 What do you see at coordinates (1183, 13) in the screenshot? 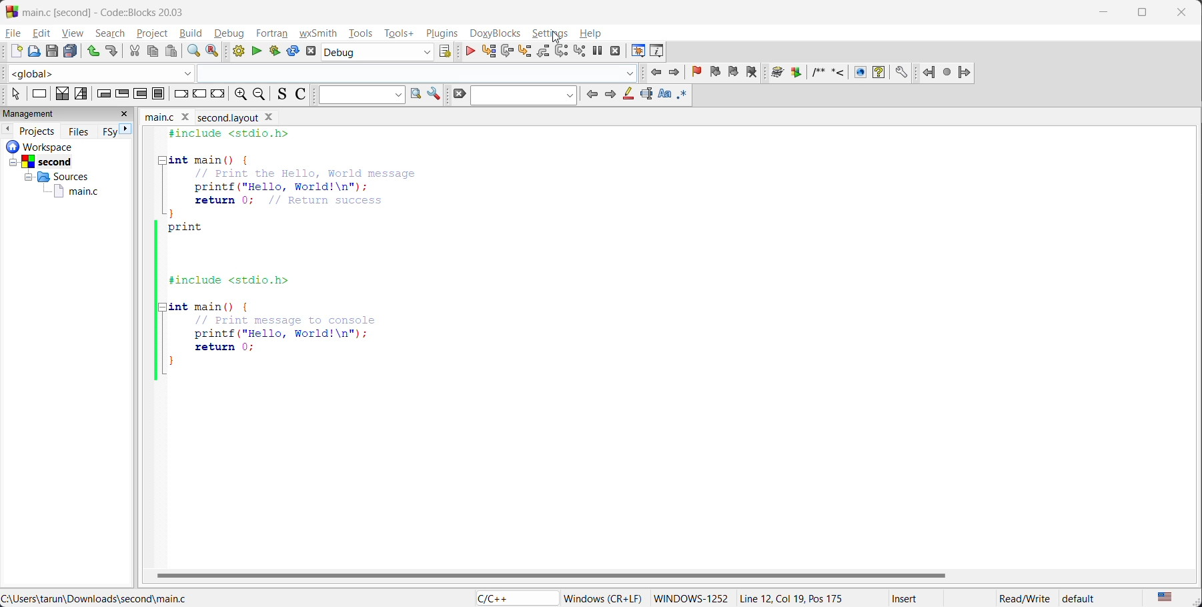
I see `close` at bounding box center [1183, 13].